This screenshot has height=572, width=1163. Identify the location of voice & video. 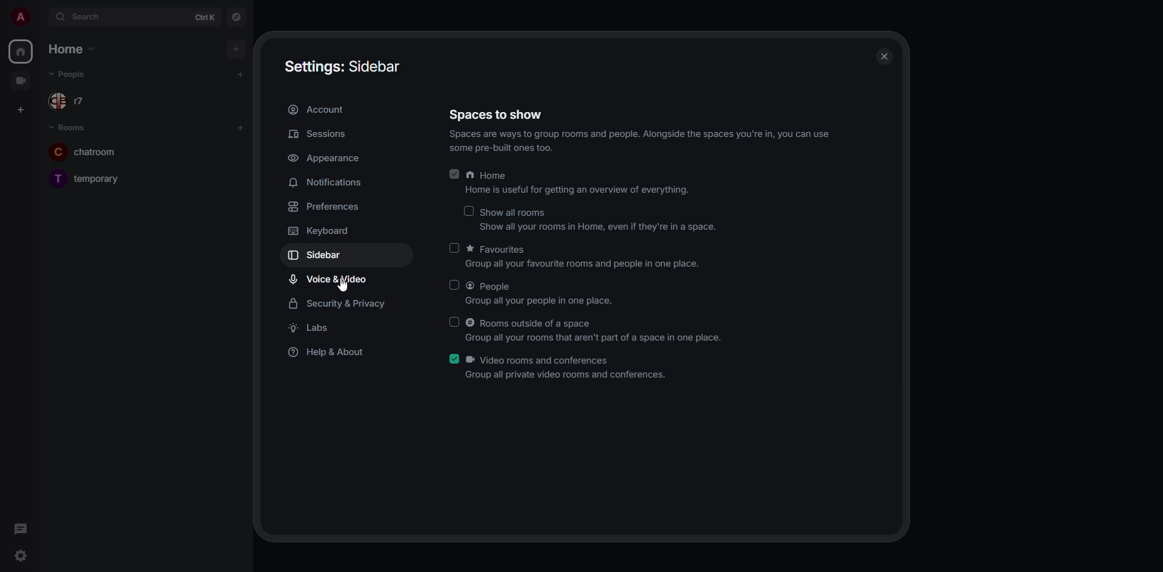
(328, 279).